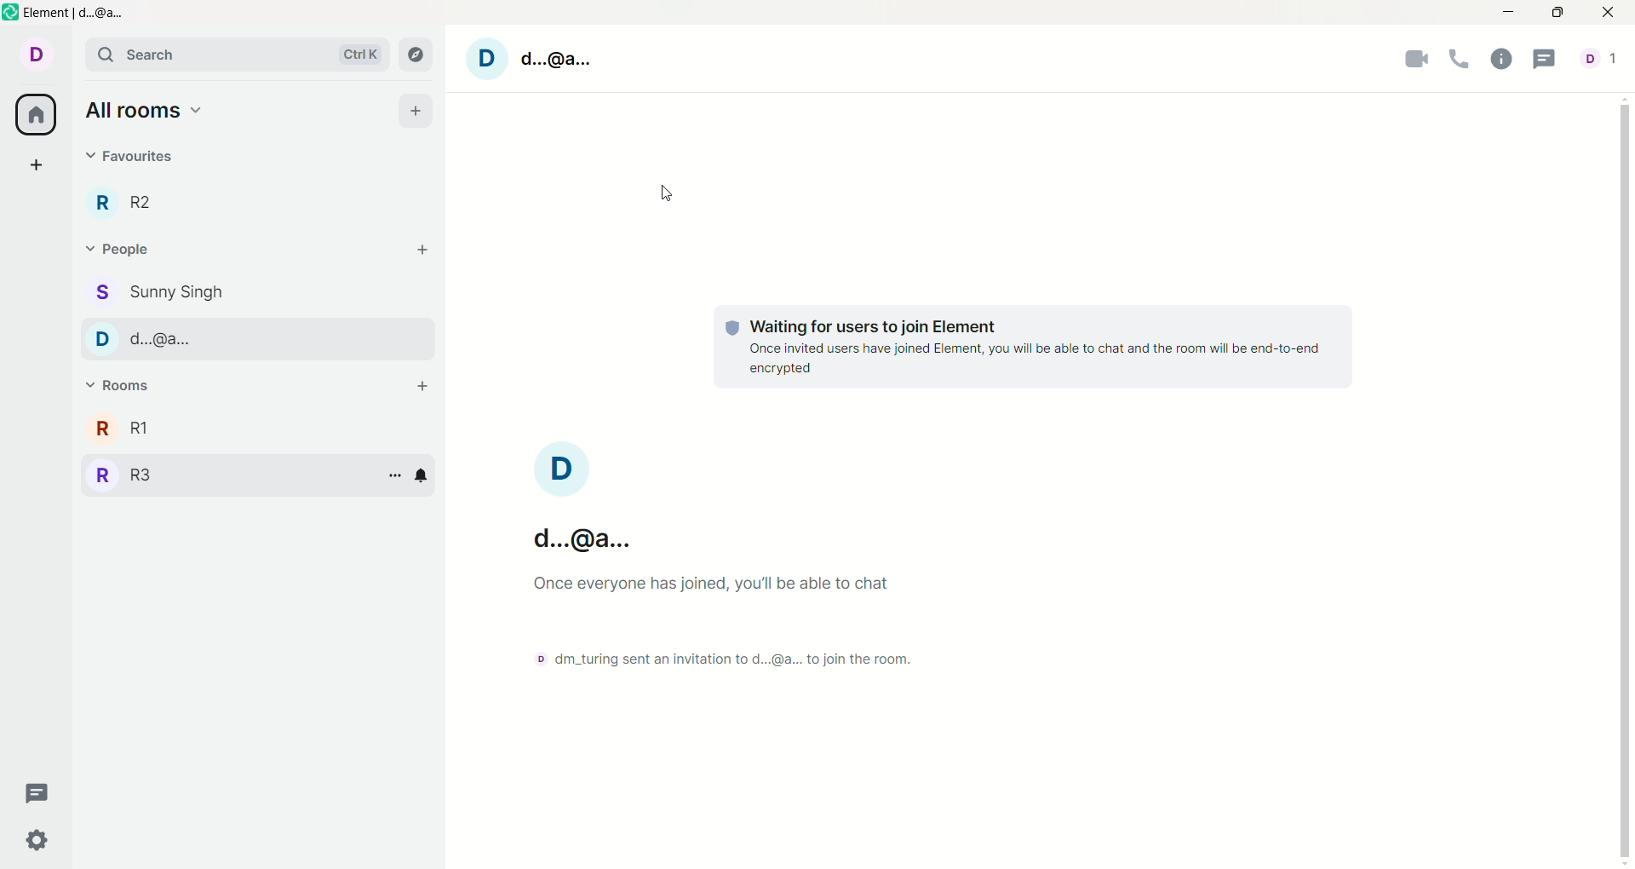  I want to click on account, so click(1605, 60).